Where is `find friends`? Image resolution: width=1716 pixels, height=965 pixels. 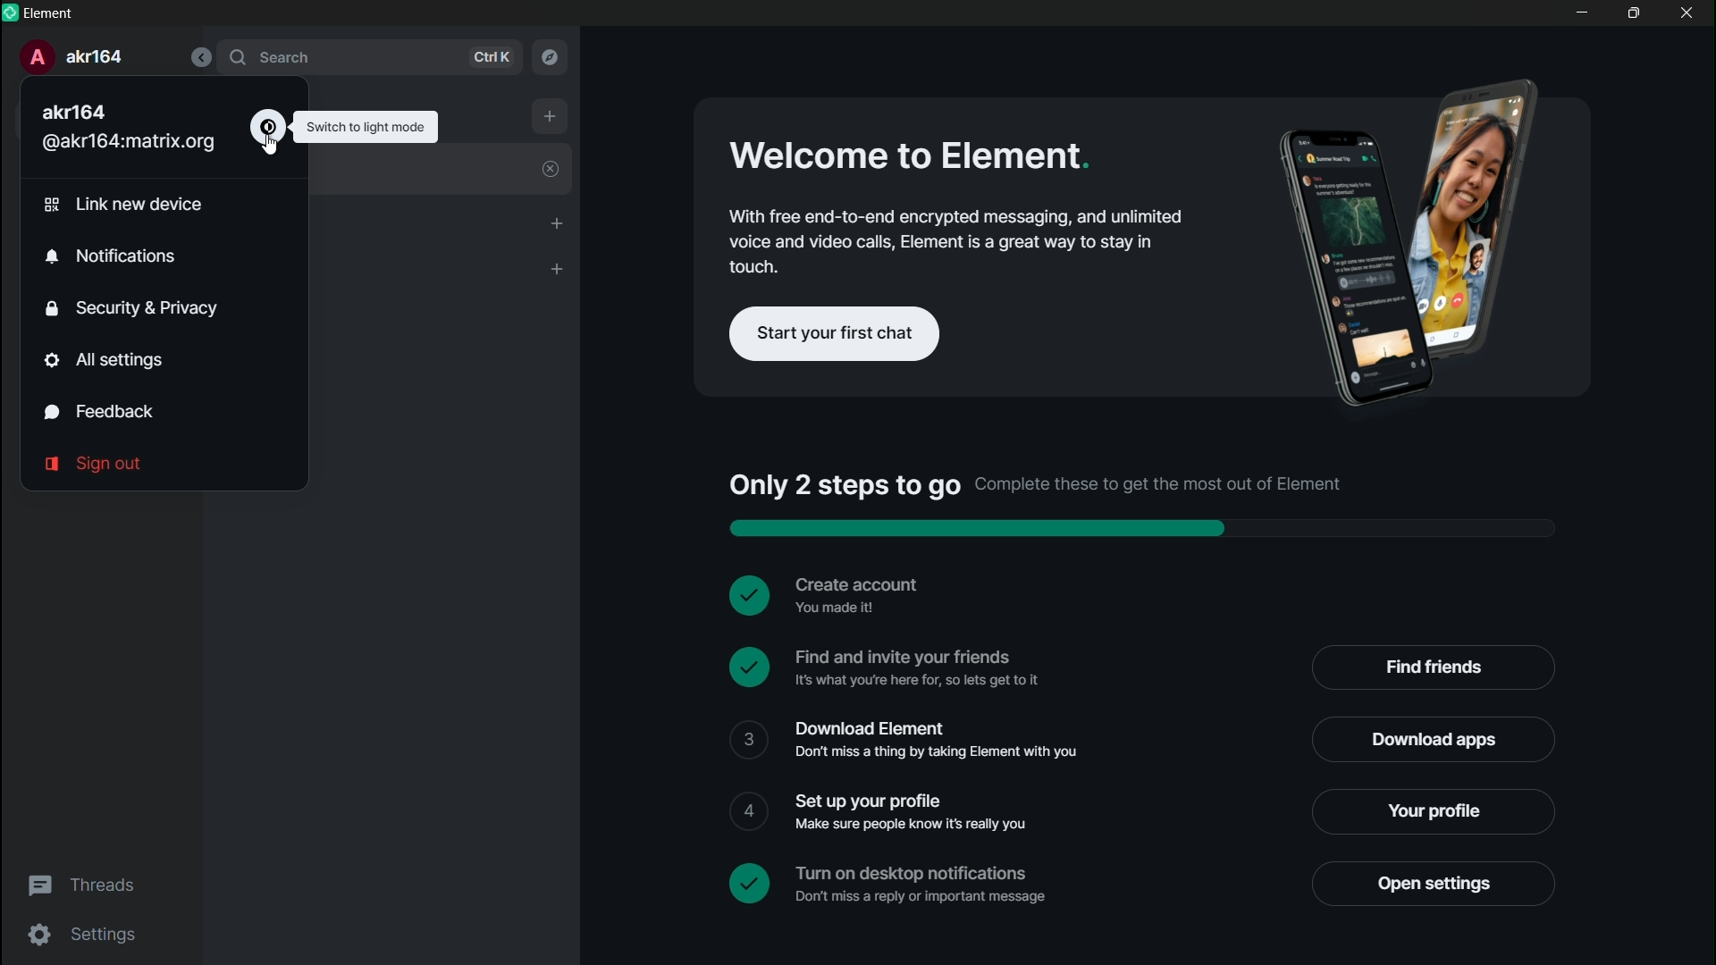
find friends is located at coordinates (1436, 668).